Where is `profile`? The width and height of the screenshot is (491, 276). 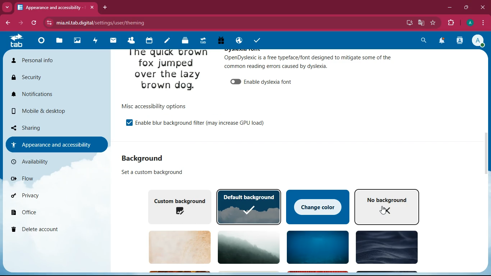 profile is located at coordinates (469, 23).